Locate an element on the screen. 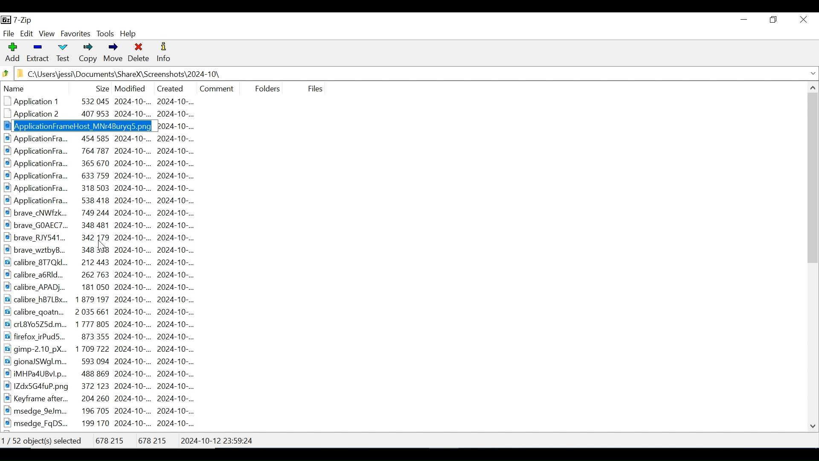  Edit is located at coordinates (26, 34).